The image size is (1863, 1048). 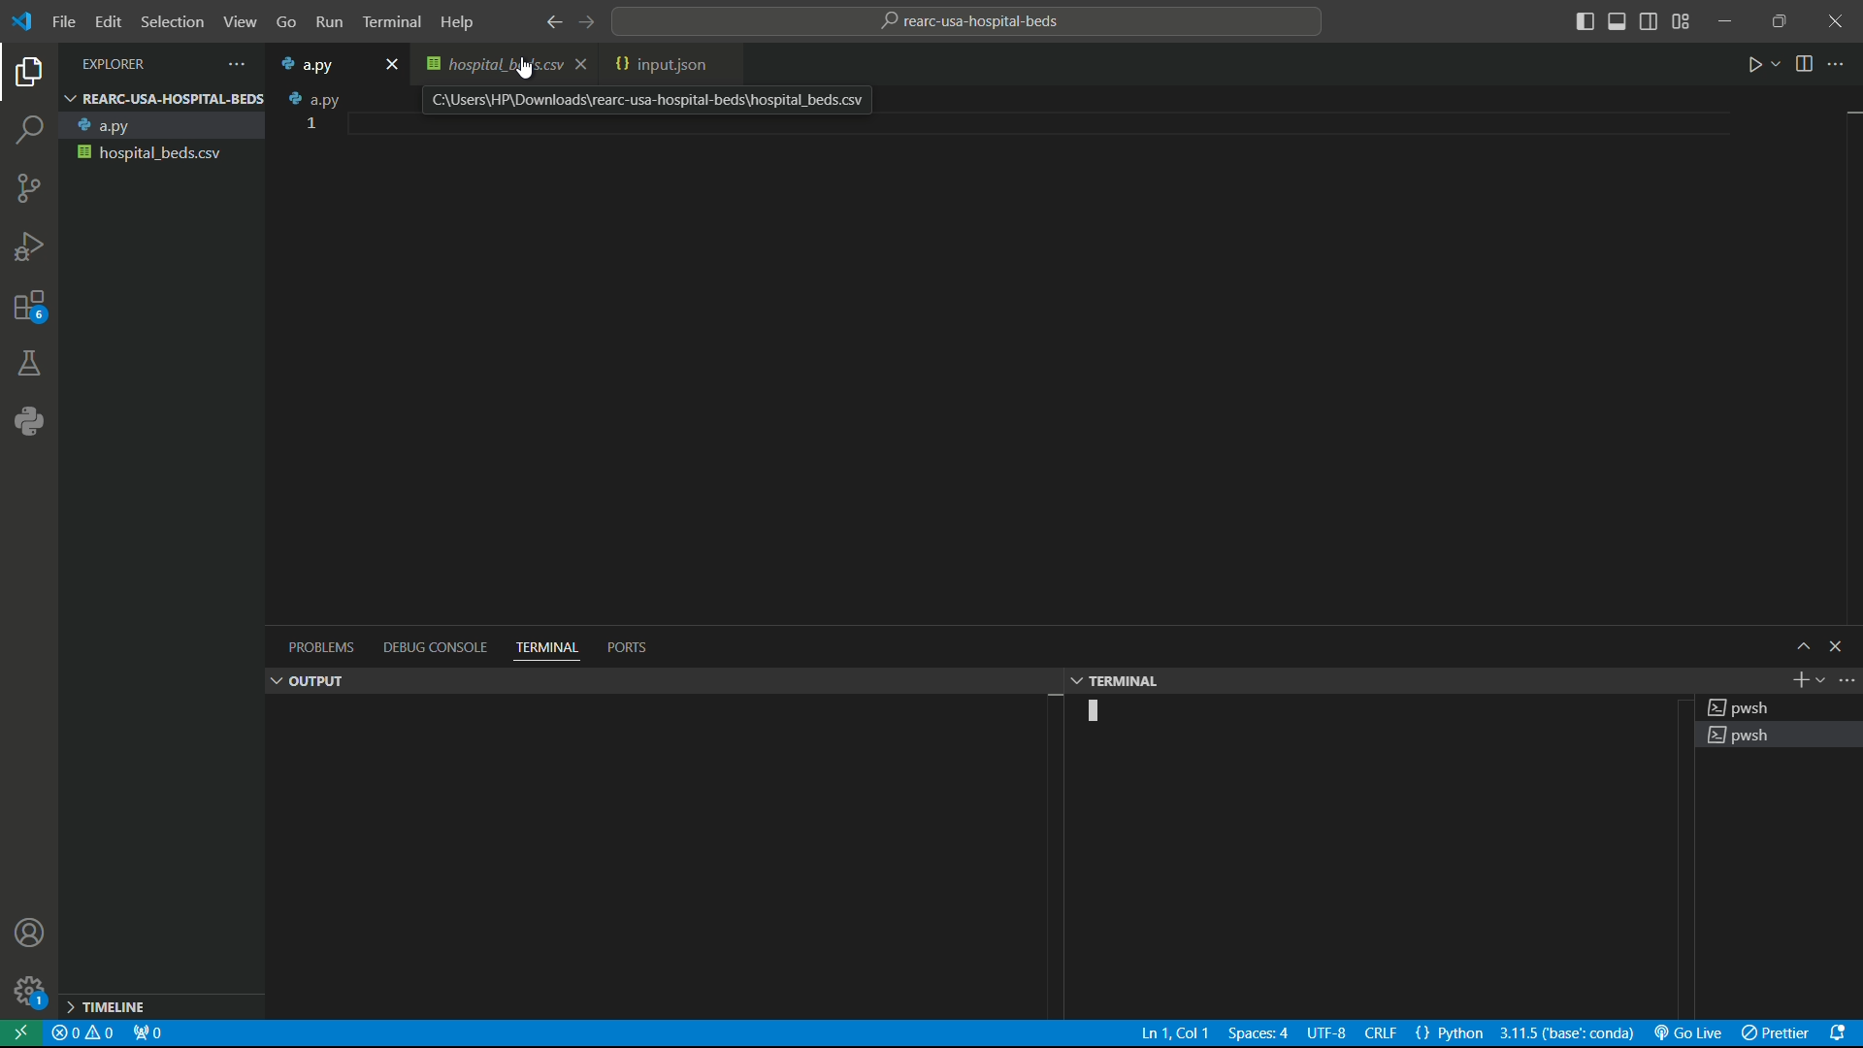 I want to click on logo, so click(x=25, y=23).